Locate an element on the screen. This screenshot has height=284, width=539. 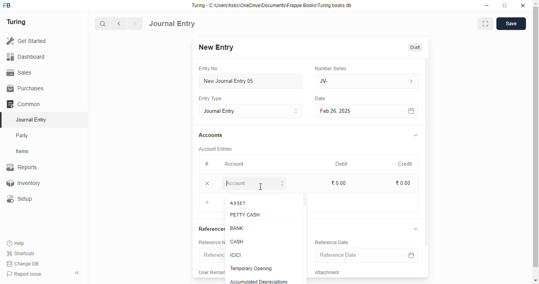
user remark is located at coordinates (211, 272).